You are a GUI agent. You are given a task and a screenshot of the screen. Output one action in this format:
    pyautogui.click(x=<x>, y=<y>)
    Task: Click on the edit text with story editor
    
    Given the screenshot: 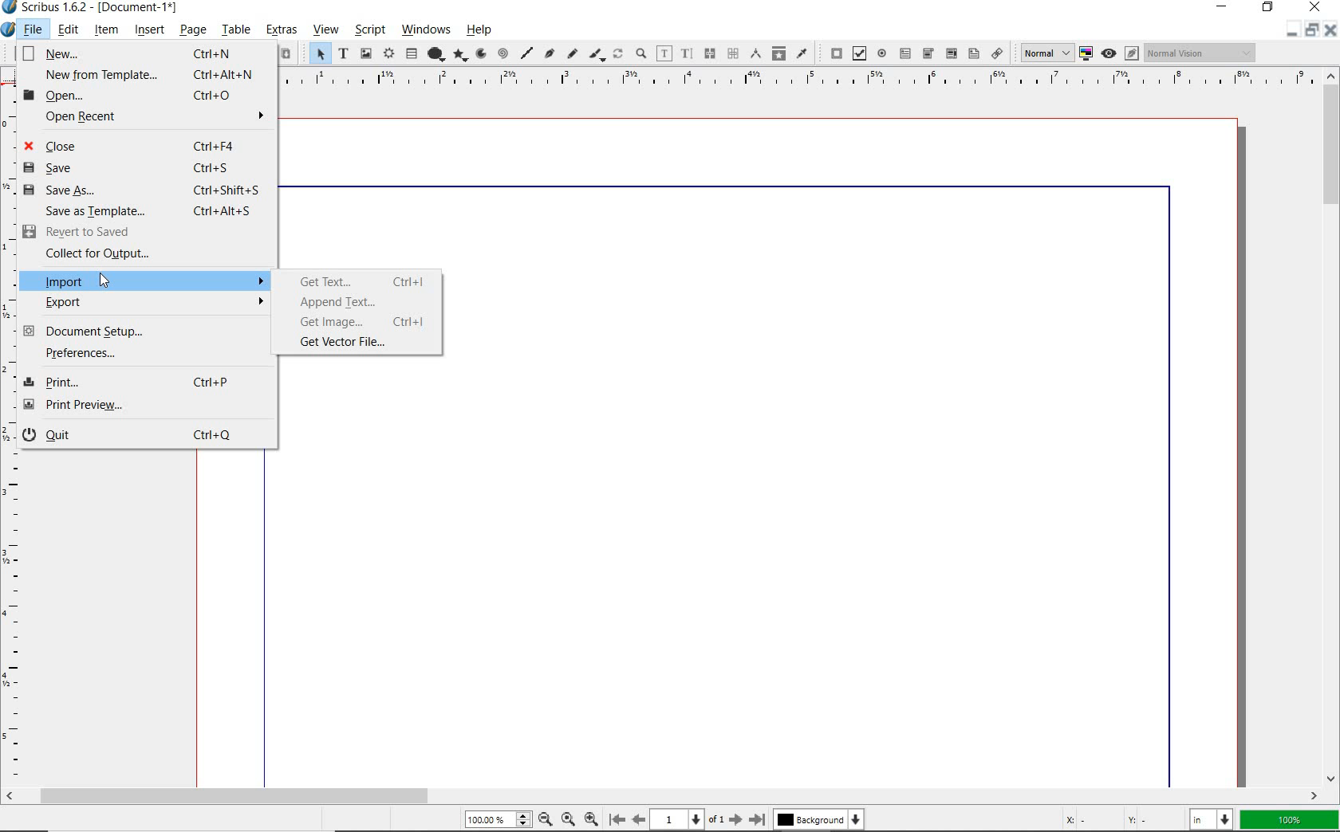 What is the action you would take?
    pyautogui.click(x=687, y=53)
    